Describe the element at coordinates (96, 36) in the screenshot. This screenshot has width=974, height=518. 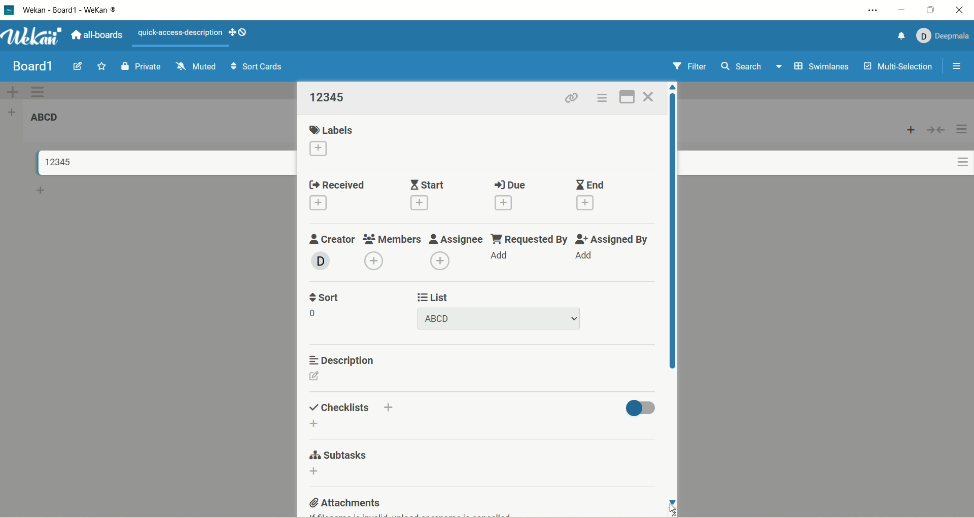
I see `all boards` at that location.